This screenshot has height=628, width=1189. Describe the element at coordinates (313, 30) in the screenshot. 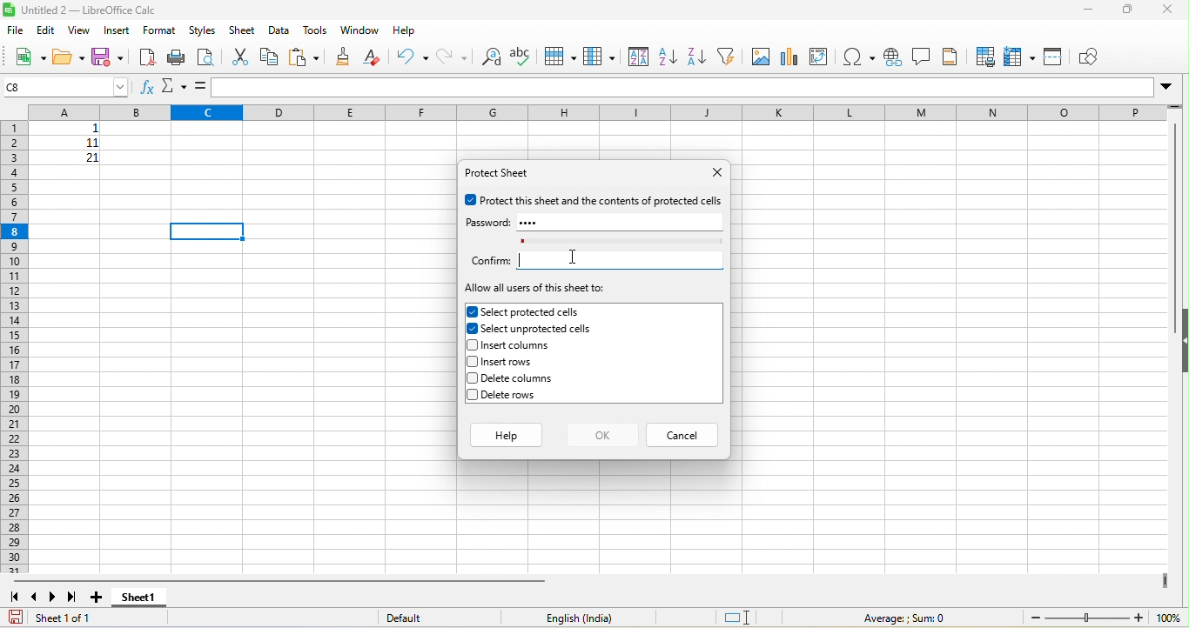

I see `tools` at that location.